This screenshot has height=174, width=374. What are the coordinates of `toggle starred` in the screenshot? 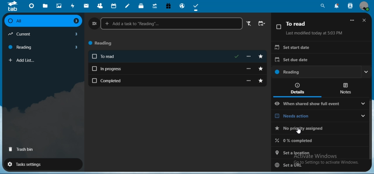 It's located at (262, 56).